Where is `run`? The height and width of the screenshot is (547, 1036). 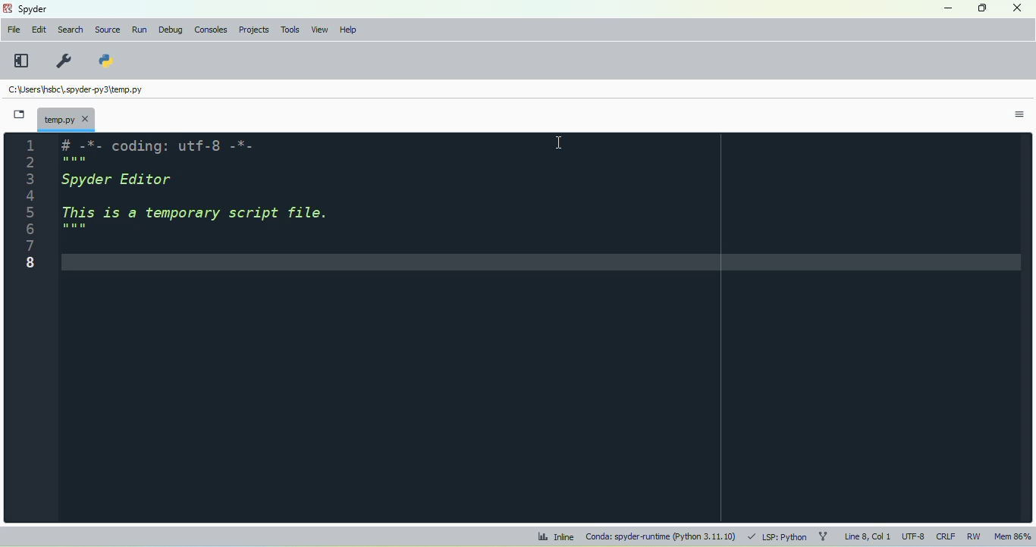
run is located at coordinates (141, 30).